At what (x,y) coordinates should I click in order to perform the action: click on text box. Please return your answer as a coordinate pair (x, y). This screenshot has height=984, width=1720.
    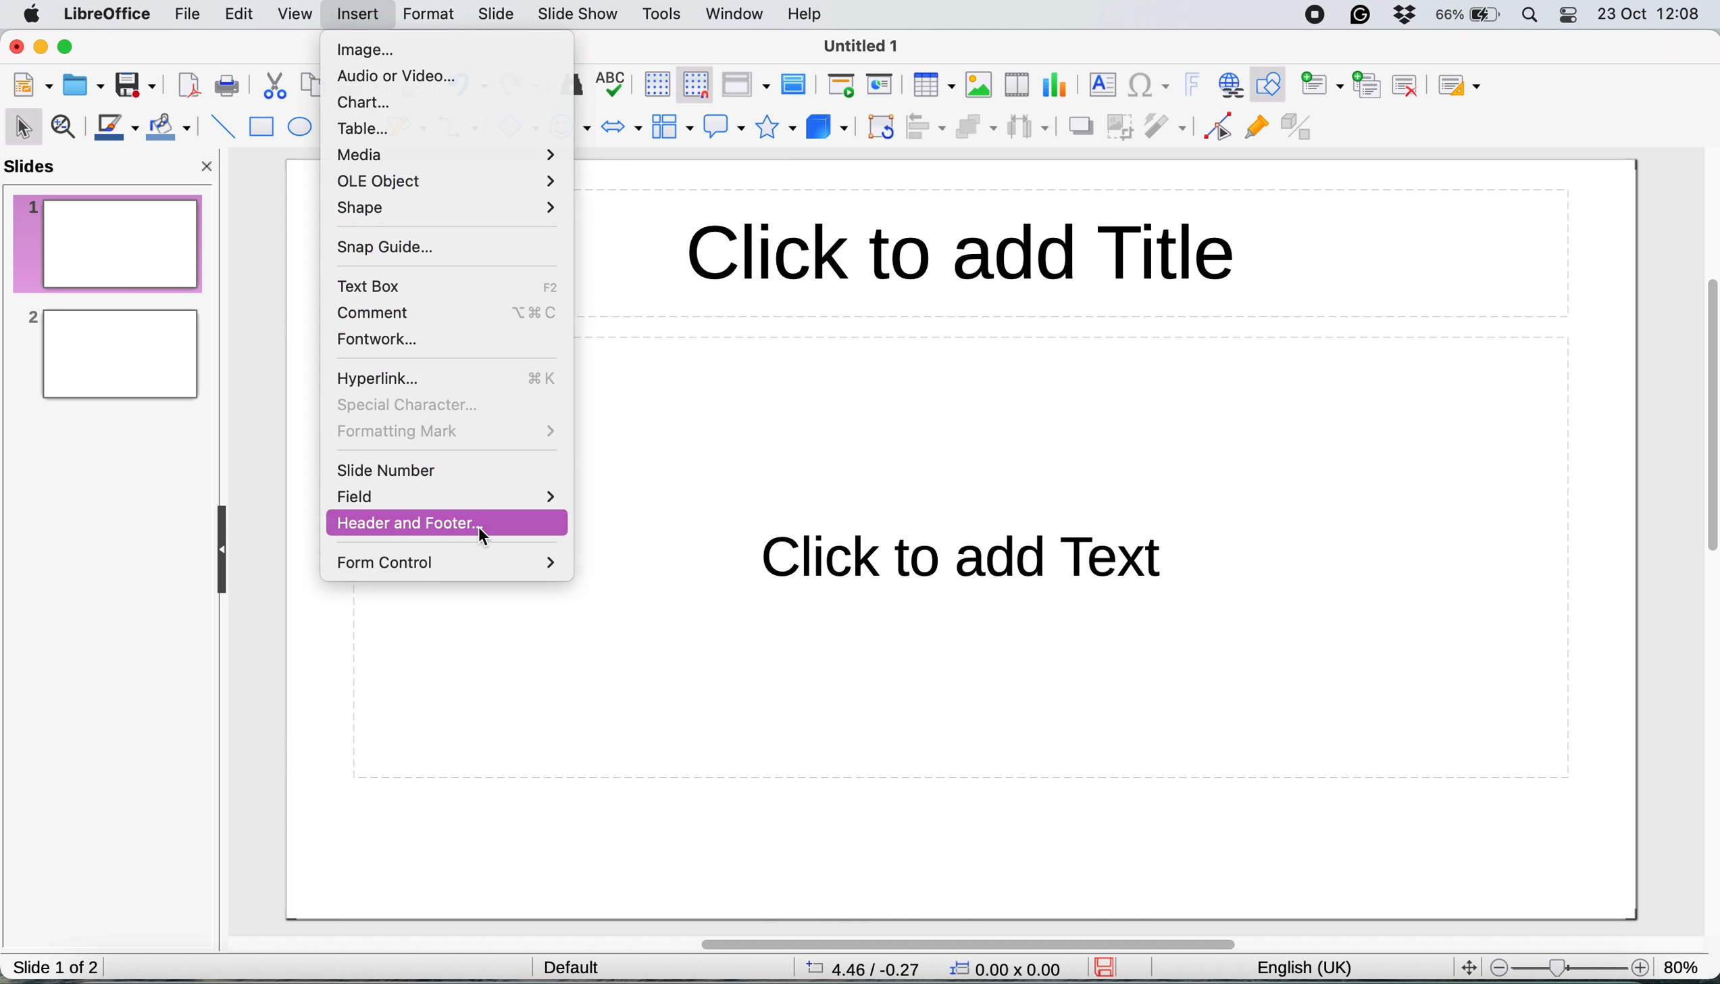
    Looking at the image, I should click on (379, 285).